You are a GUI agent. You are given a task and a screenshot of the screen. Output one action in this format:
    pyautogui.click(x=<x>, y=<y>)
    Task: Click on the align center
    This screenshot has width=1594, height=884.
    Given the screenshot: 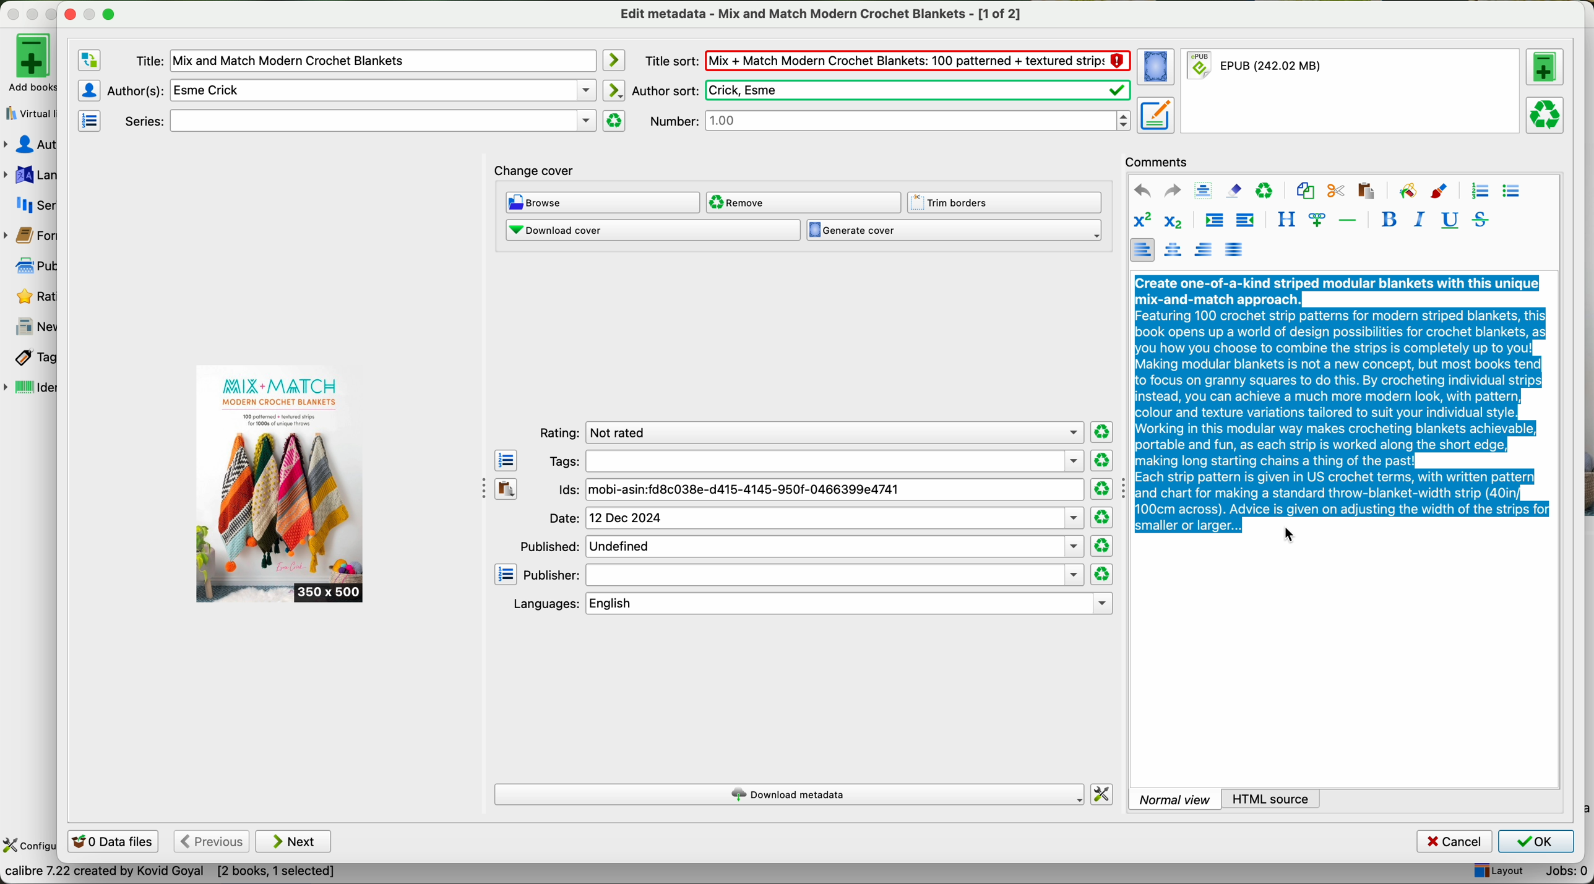 What is the action you would take?
    pyautogui.click(x=1175, y=250)
    